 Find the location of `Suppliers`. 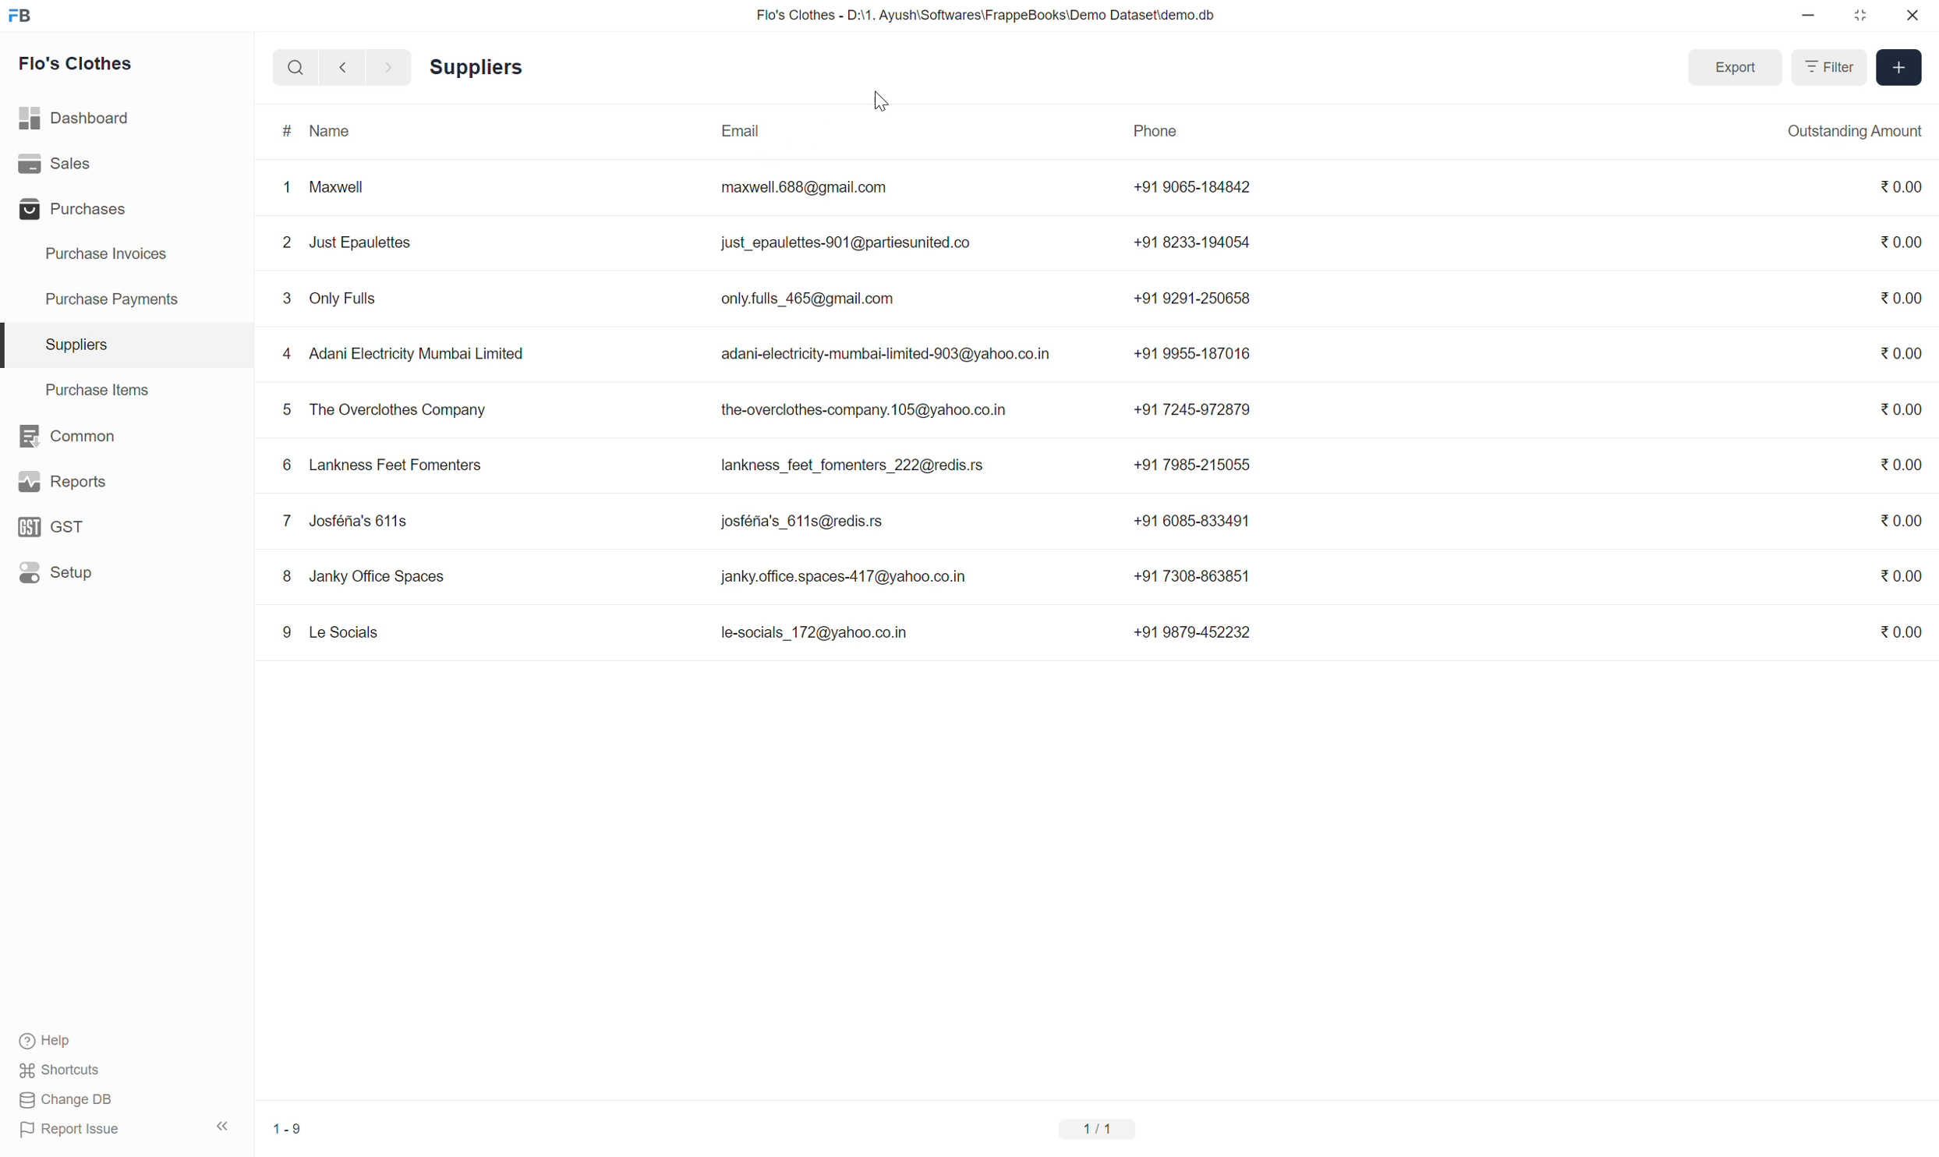

Suppliers is located at coordinates (474, 69).